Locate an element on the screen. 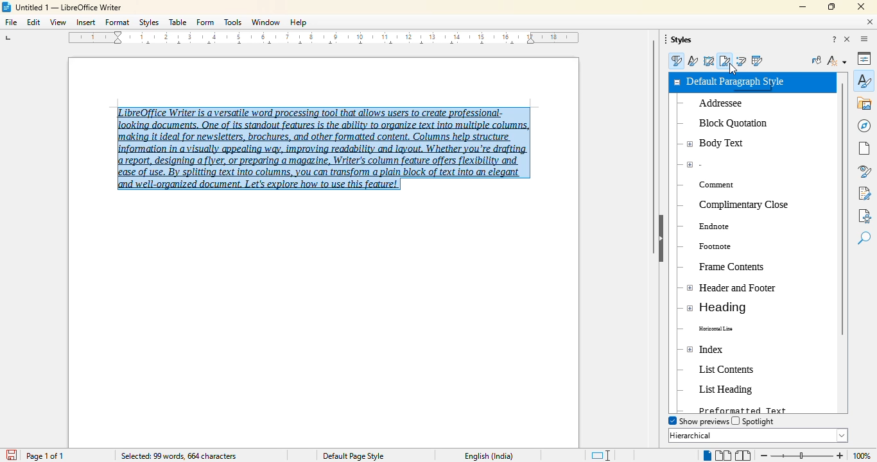 The image size is (877, 462). view is located at coordinates (58, 22).